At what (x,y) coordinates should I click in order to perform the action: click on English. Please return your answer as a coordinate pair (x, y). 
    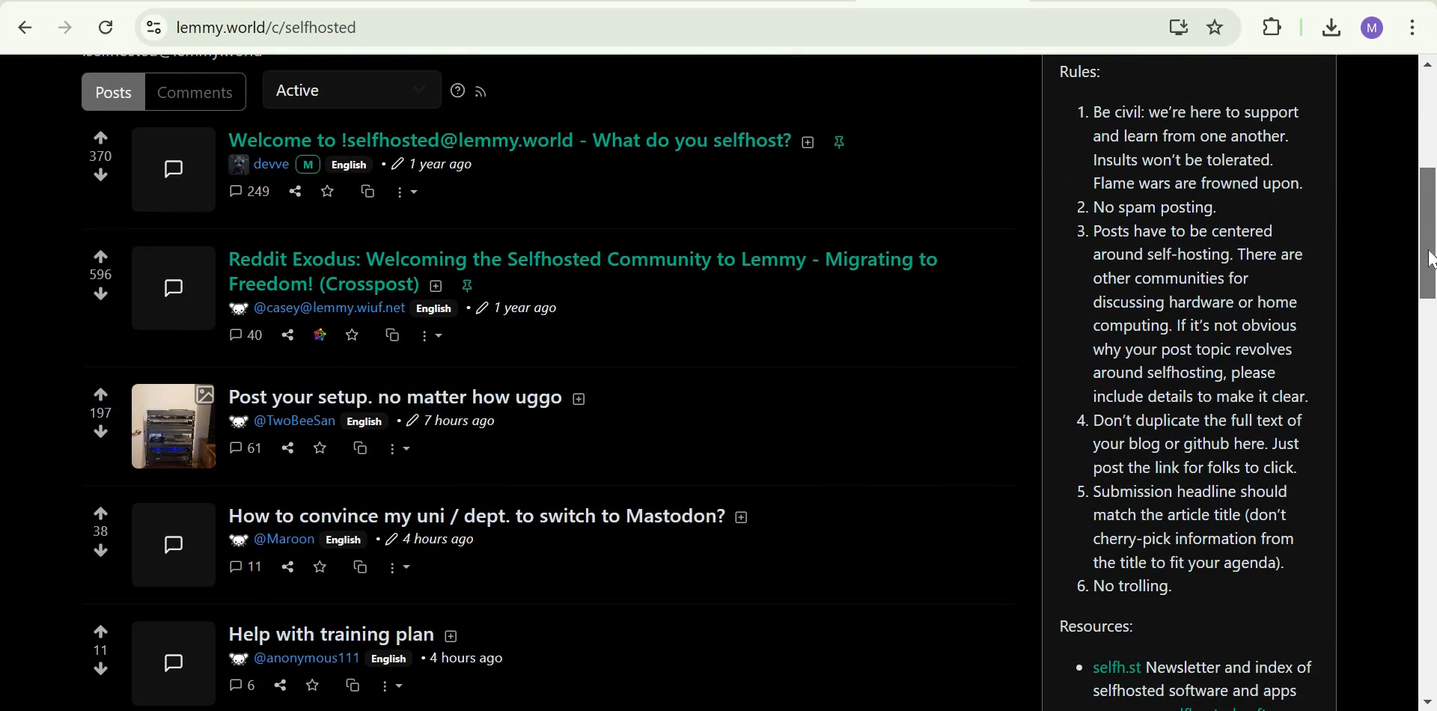
    Looking at the image, I should click on (389, 659).